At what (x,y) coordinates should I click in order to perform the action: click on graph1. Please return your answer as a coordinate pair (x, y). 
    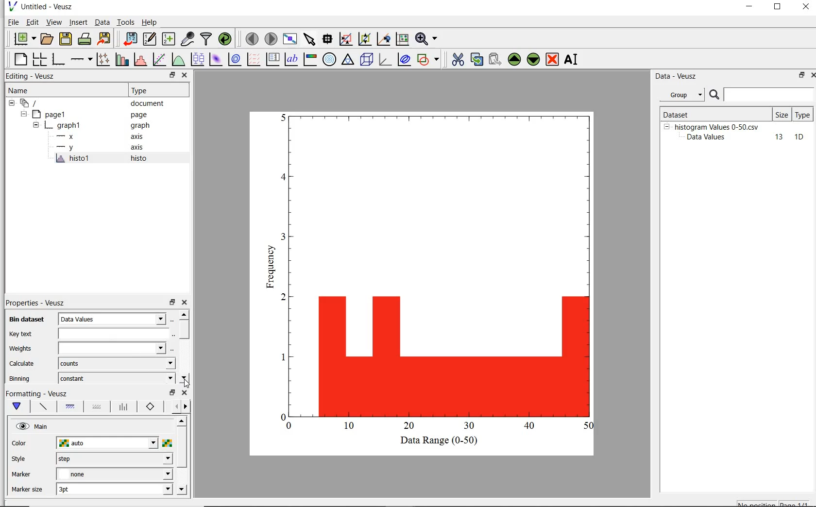
    Looking at the image, I should click on (65, 127).